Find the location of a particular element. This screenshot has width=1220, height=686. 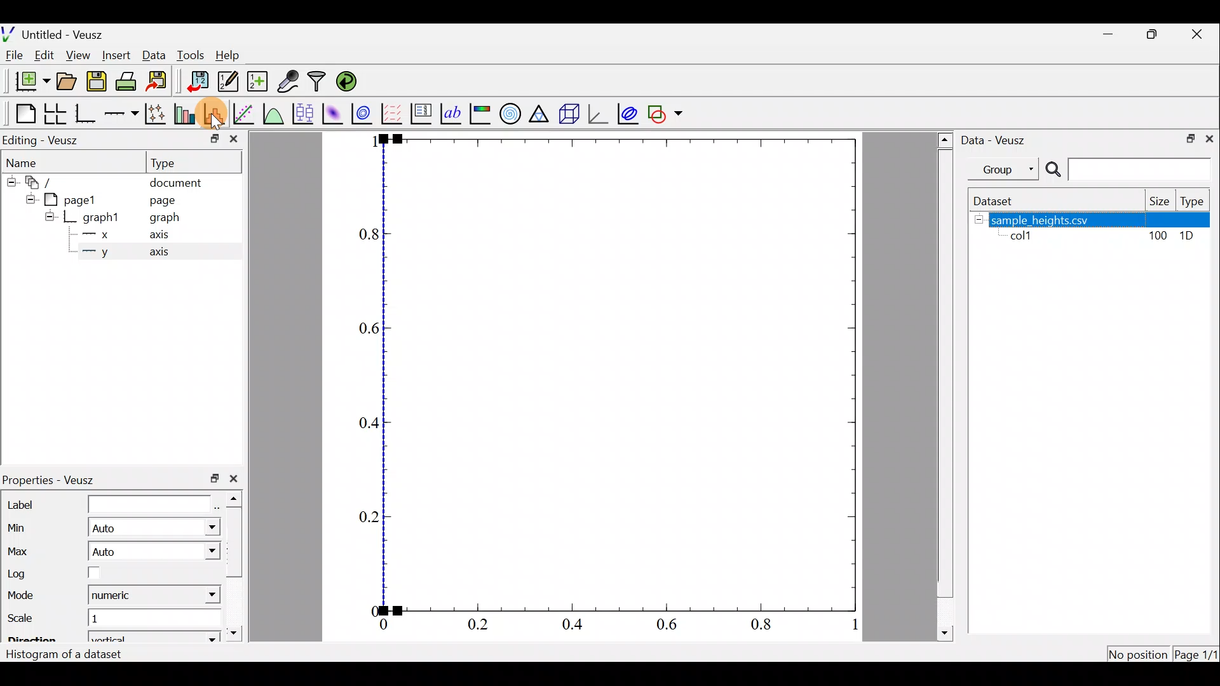

File is located at coordinates (16, 57).